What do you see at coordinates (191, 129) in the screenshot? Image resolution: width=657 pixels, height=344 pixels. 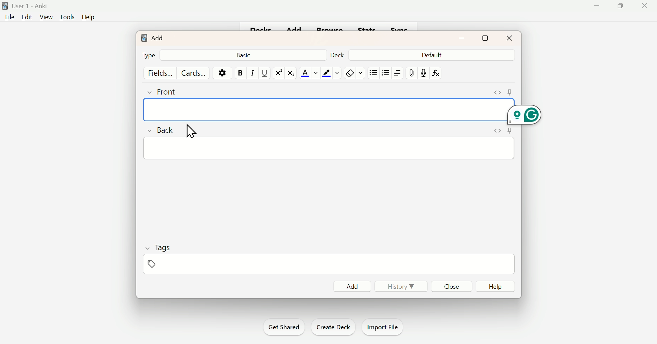 I see `cursor` at bounding box center [191, 129].